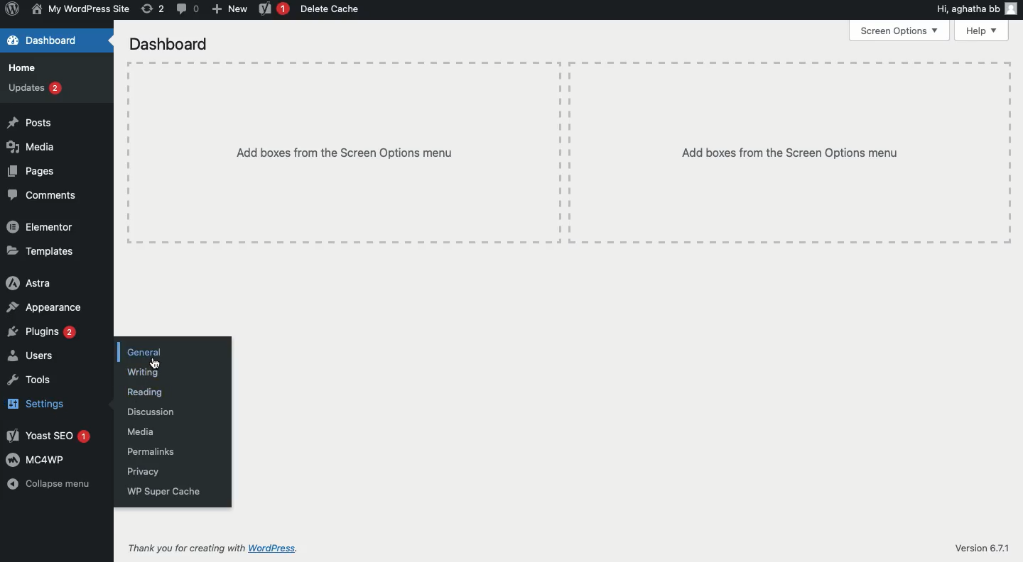 This screenshot has height=562, width=1023. I want to click on Comments, so click(43, 194).